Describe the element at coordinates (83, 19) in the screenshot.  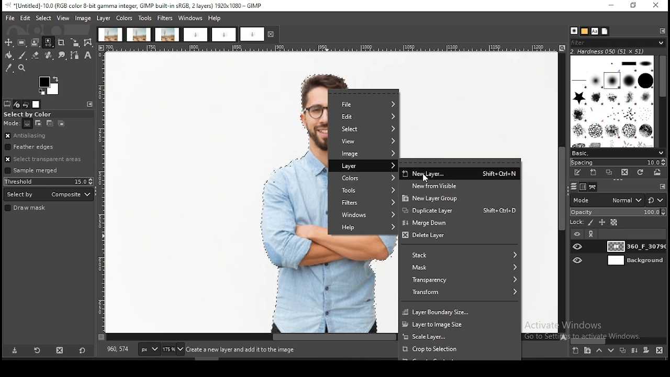
I see `image` at that location.